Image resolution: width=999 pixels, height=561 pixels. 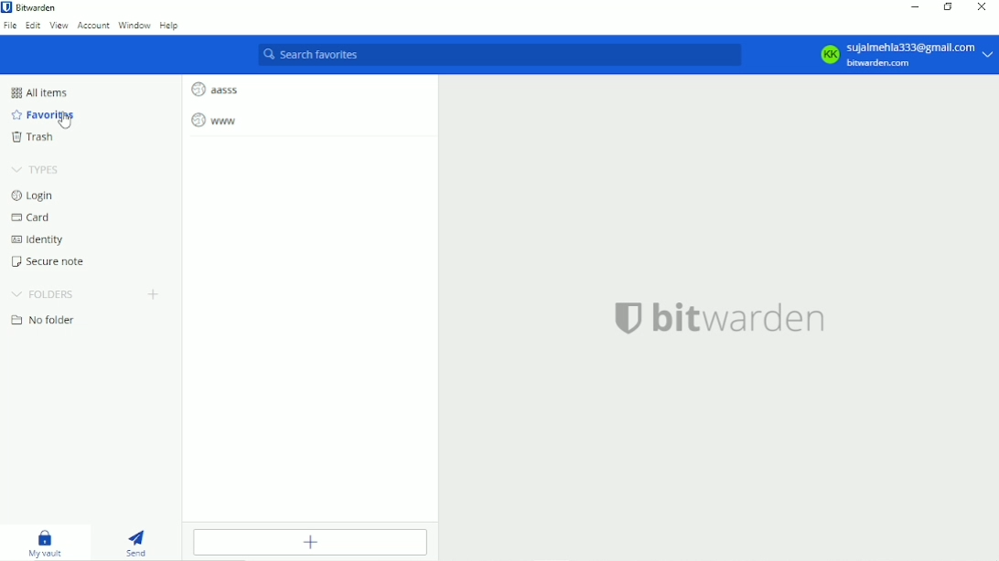 What do you see at coordinates (134, 26) in the screenshot?
I see `Window` at bounding box center [134, 26].